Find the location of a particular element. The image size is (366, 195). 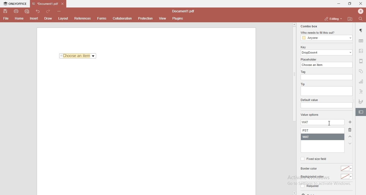

paragraph is located at coordinates (361, 31).